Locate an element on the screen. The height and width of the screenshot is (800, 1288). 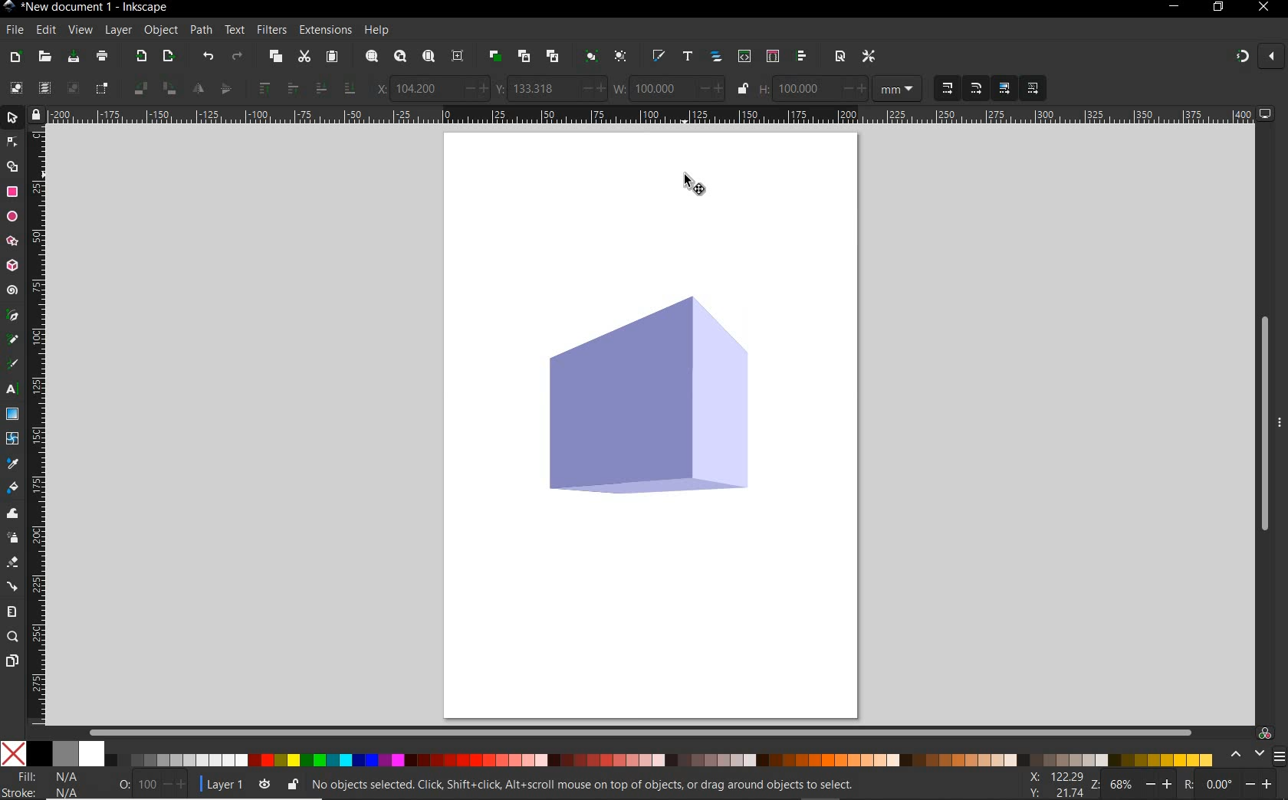
shape is located at coordinates (653, 399).